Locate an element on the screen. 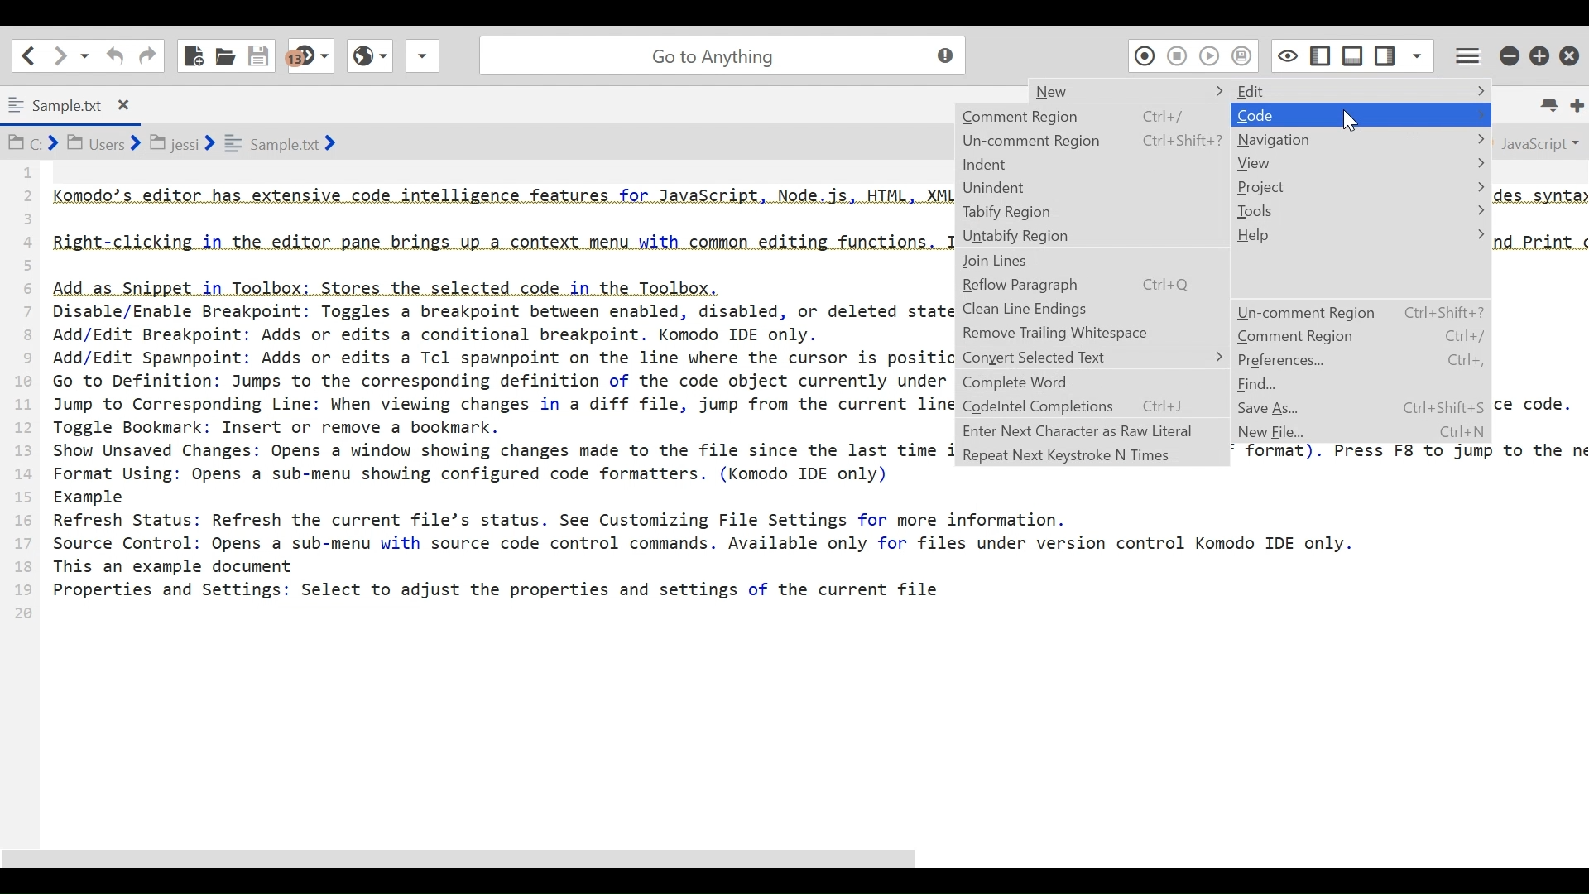 The width and height of the screenshot is (1589, 894). Project is located at coordinates (1360, 185).